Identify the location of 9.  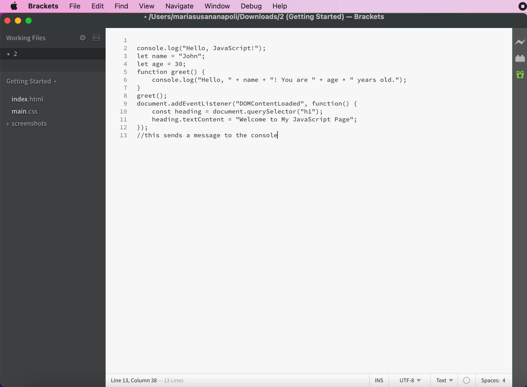
(126, 104).